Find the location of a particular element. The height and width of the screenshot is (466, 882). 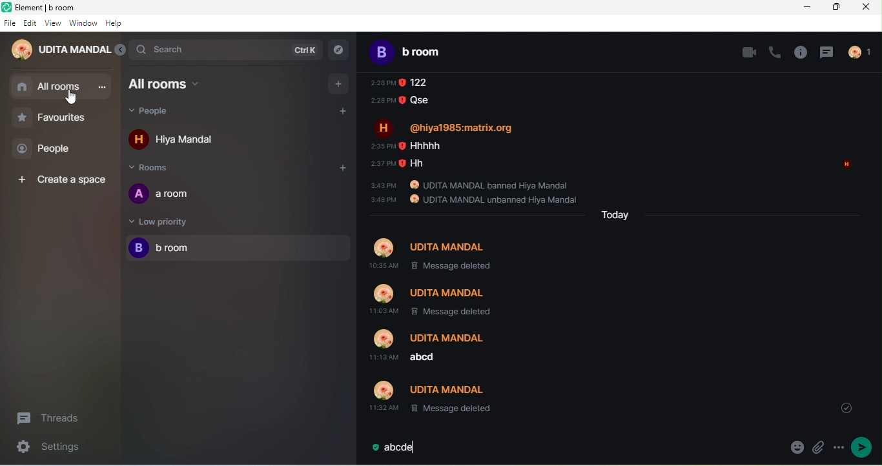

all rooms is located at coordinates (61, 86).